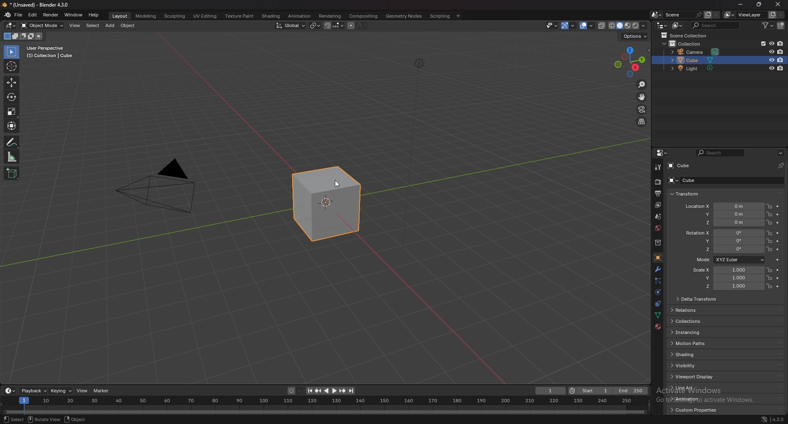 This screenshot has width=788, height=424. Describe the element at coordinates (743, 14) in the screenshot. I see `view layer` at that location.